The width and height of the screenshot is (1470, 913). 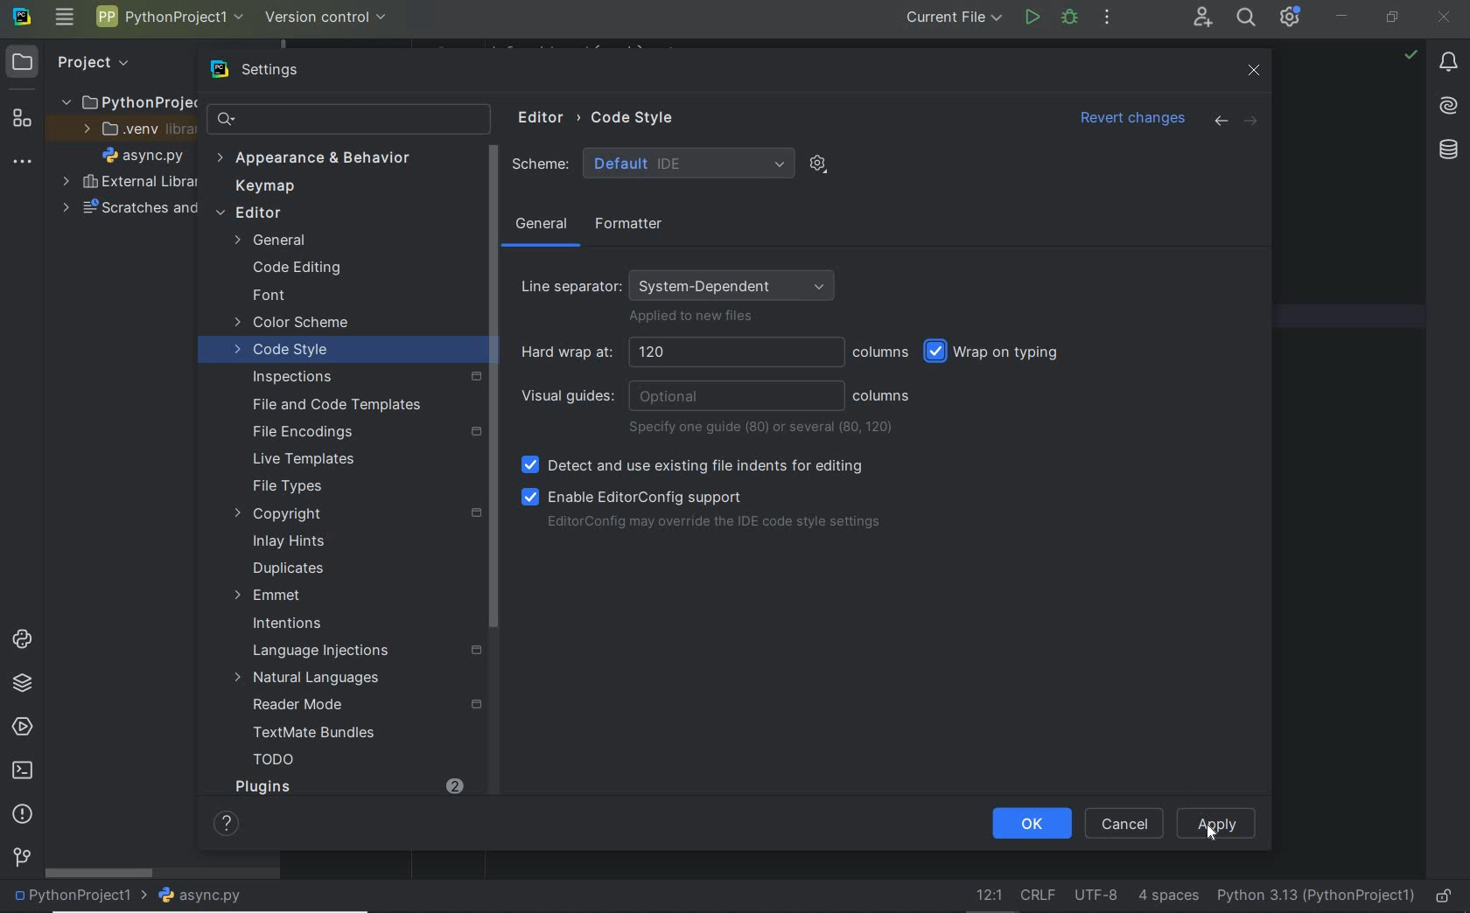 I want to click on Database, so click(x=1448, y=148).